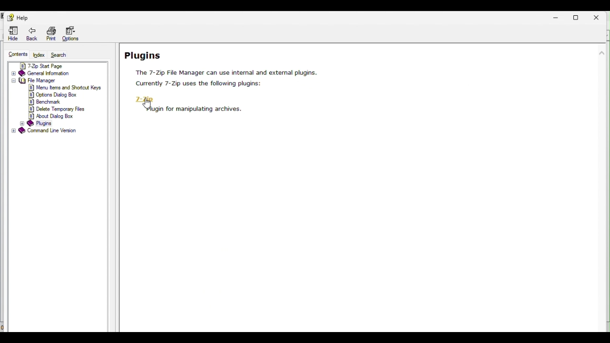 Image resolution: width=610 pixels, height=343 pixels. What do you see at coordinates (58, 73) in the screenshot?
I see `General information` at bounding box center [58, 73].